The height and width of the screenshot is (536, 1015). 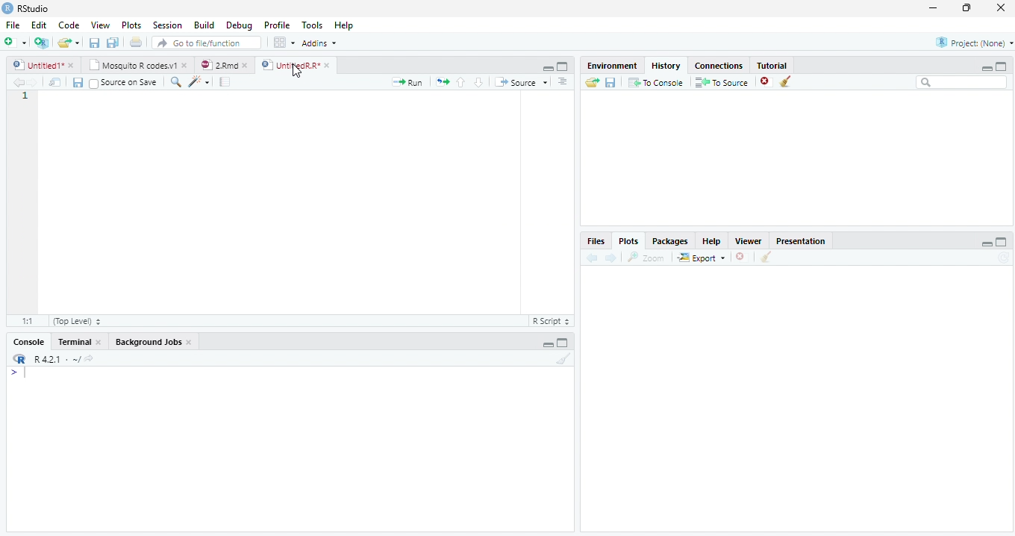 What do you see at coordinates (478, 82) in the screenshot?
I see `Go to the next section` at bounding box center [478, 82].